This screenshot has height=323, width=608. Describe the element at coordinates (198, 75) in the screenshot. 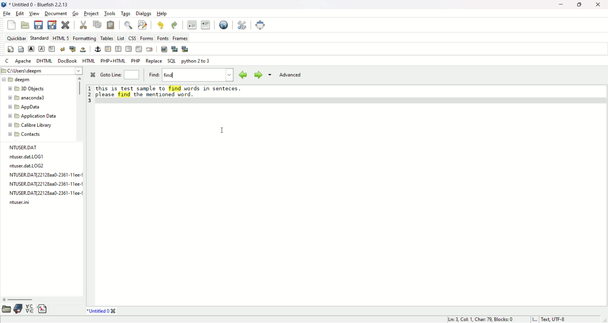

I see `find` at that location.